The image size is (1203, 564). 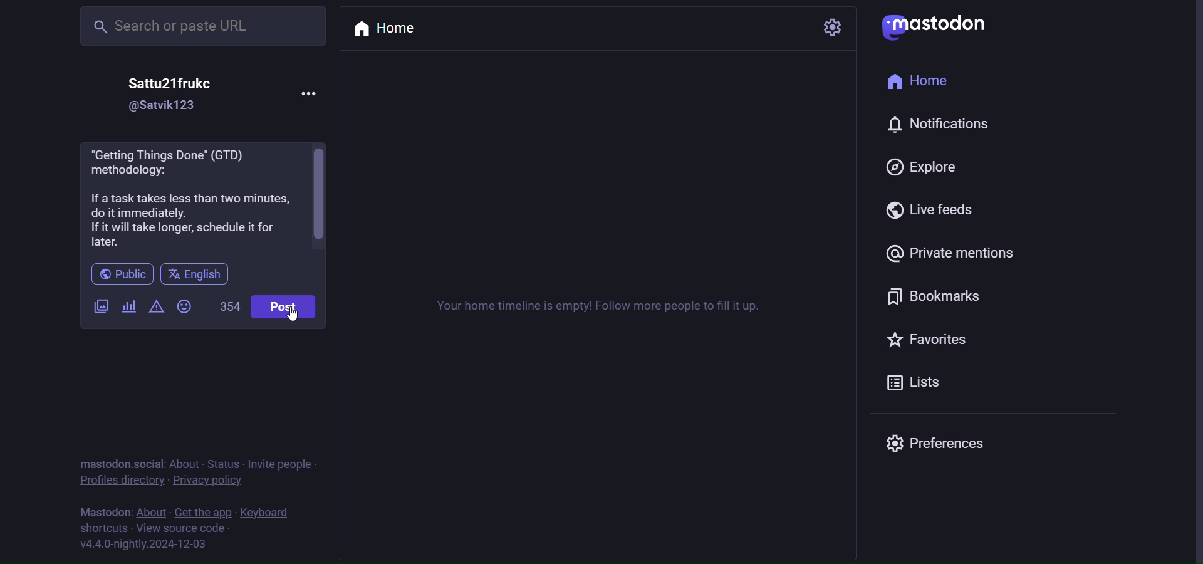 I want to click on word limit, so click(x=229, y=306).